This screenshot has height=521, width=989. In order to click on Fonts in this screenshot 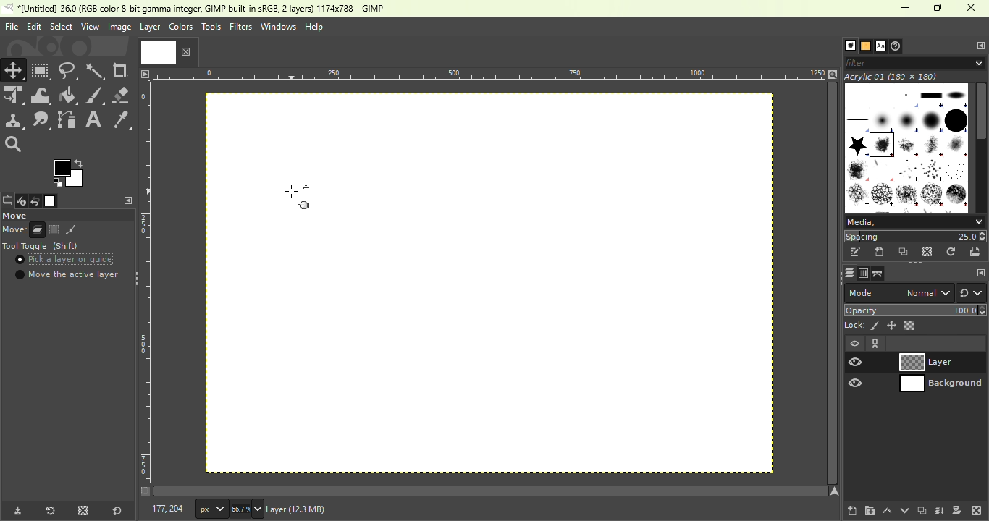, I will do `click(880, 44)`.